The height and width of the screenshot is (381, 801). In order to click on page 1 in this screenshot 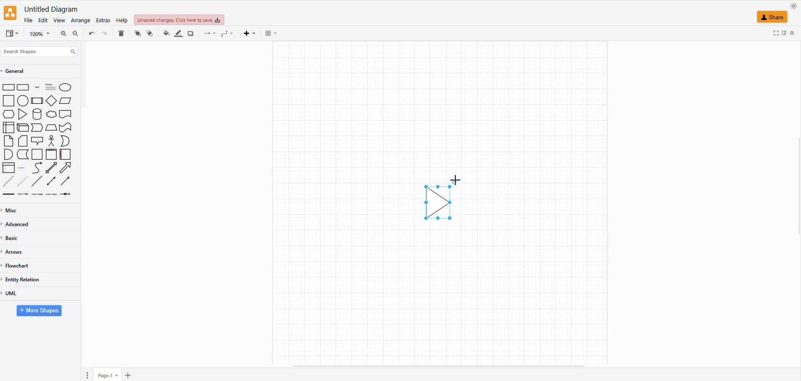, I will do `click(108, 374)`.